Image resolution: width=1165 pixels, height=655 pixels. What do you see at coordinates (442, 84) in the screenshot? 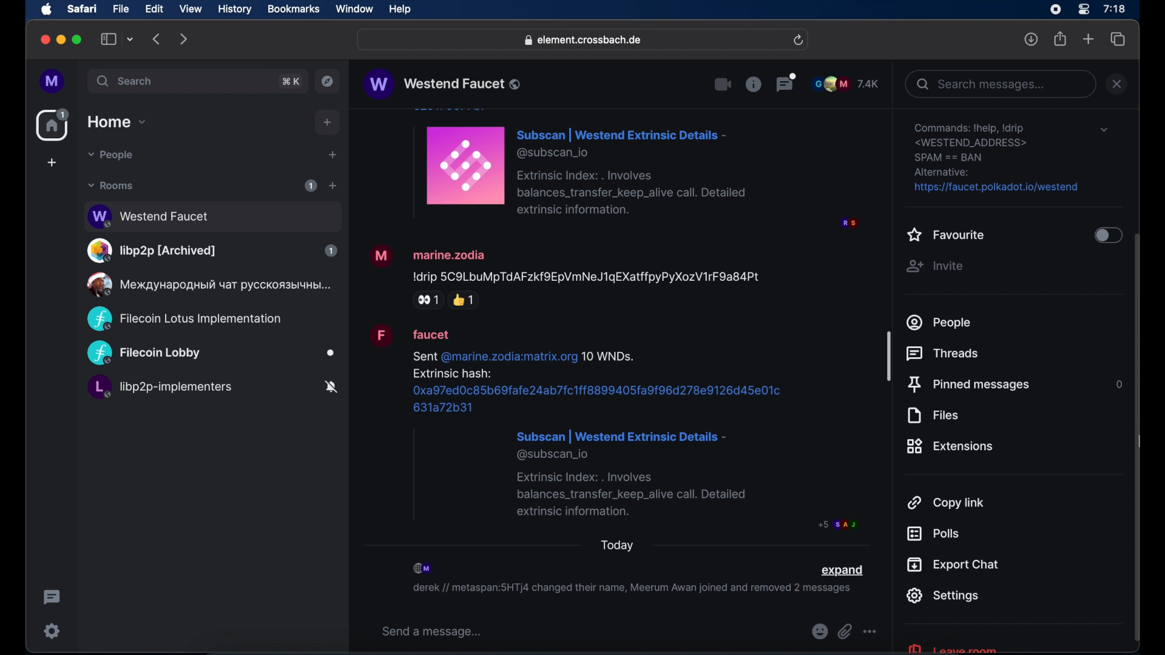
I see `room name` at bounding box center [442, 84].